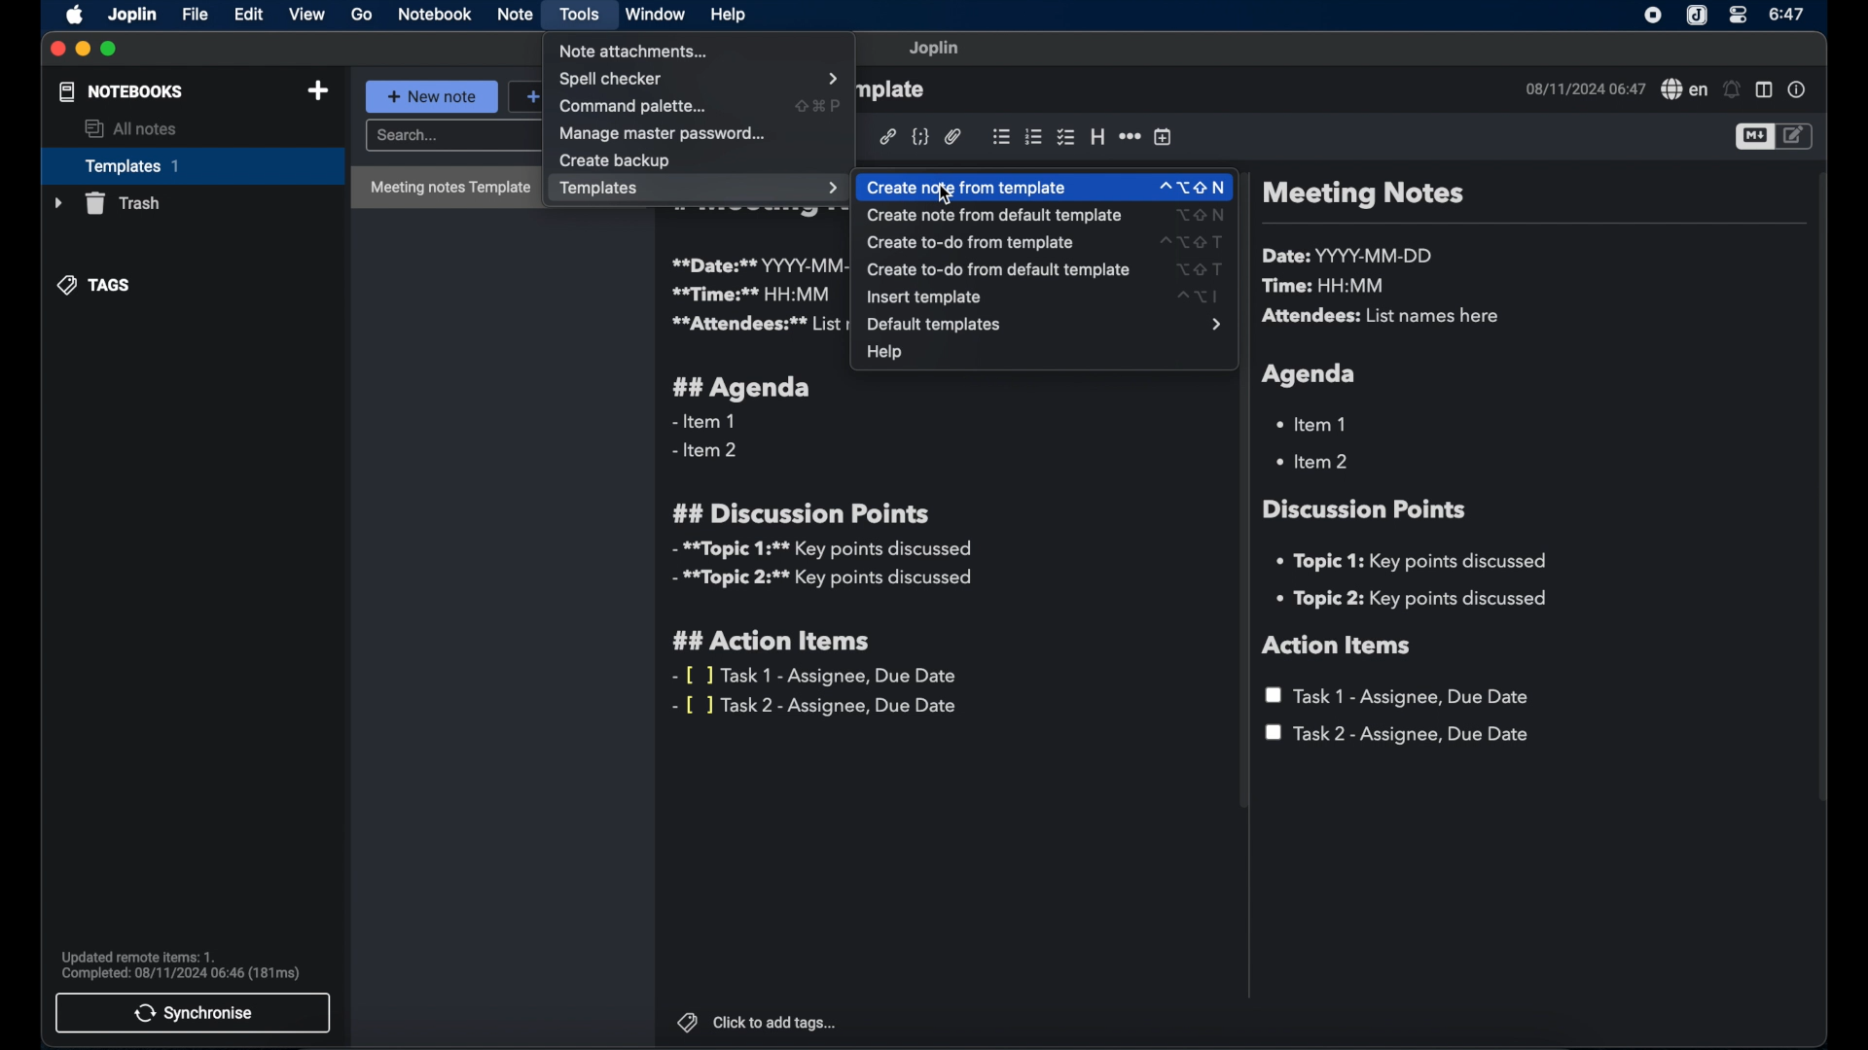  What do you see at coordinates (1696, 16) in the screenshot?
I see `Joplin` at bounding box center [1696, 16].